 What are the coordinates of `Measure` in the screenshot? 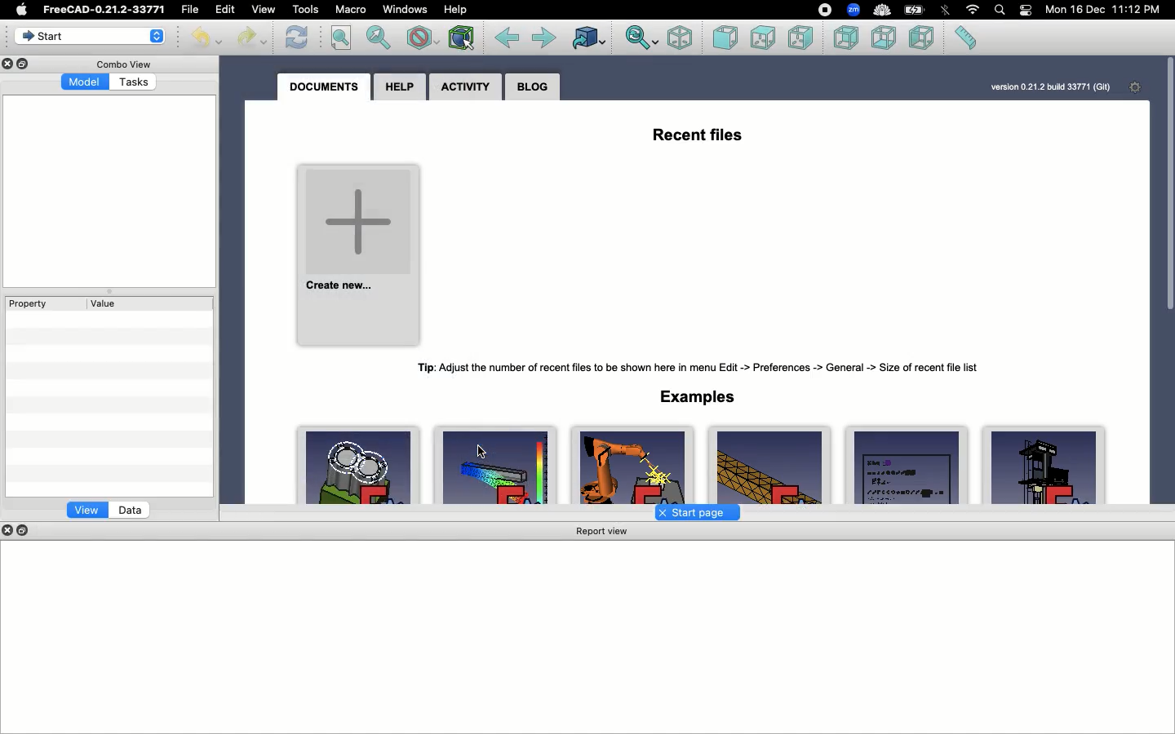 It's located at (969, 39).